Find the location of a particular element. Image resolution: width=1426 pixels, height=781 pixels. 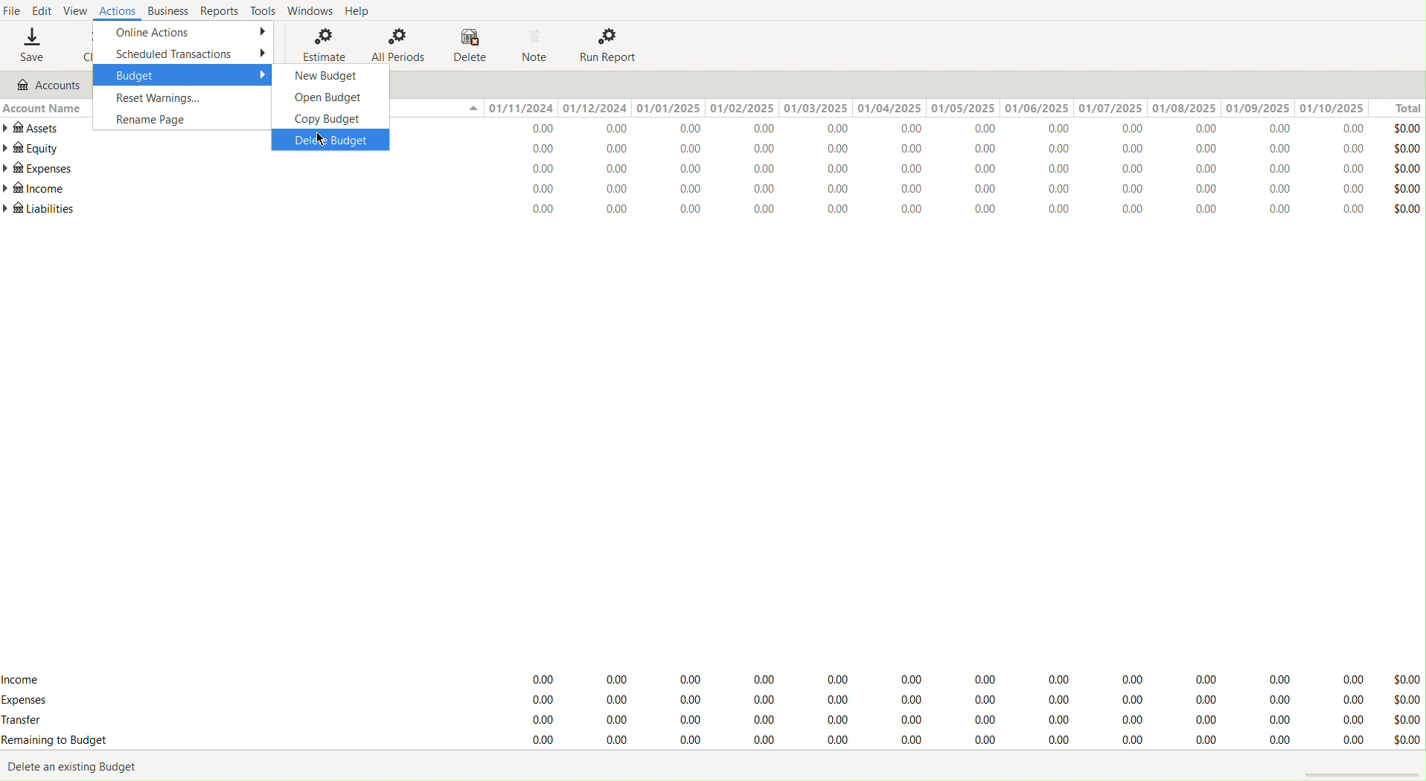

All Periods is located at coordinates (397, 42).